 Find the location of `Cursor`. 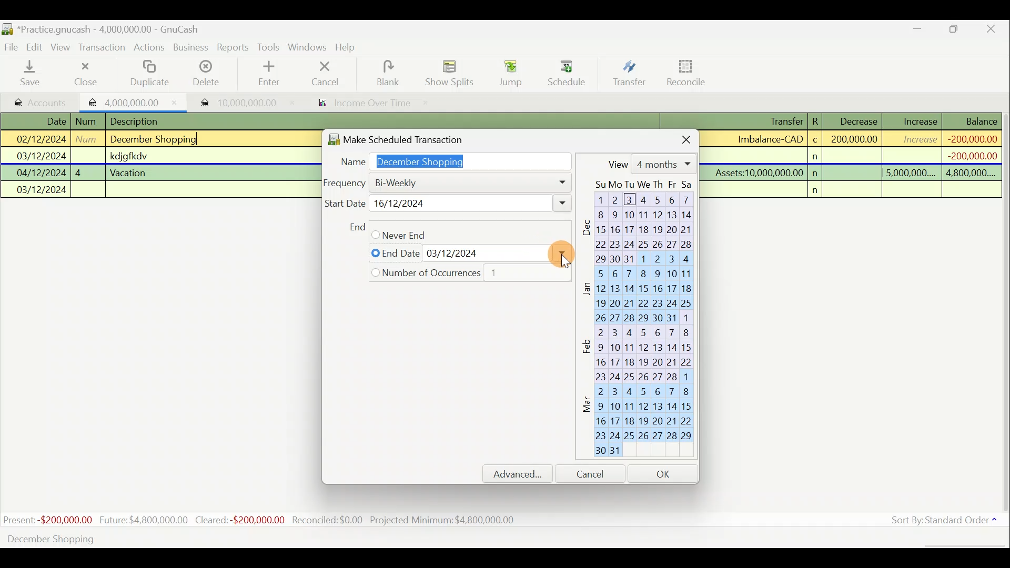

Cursor is located at coordinates (558, 252).